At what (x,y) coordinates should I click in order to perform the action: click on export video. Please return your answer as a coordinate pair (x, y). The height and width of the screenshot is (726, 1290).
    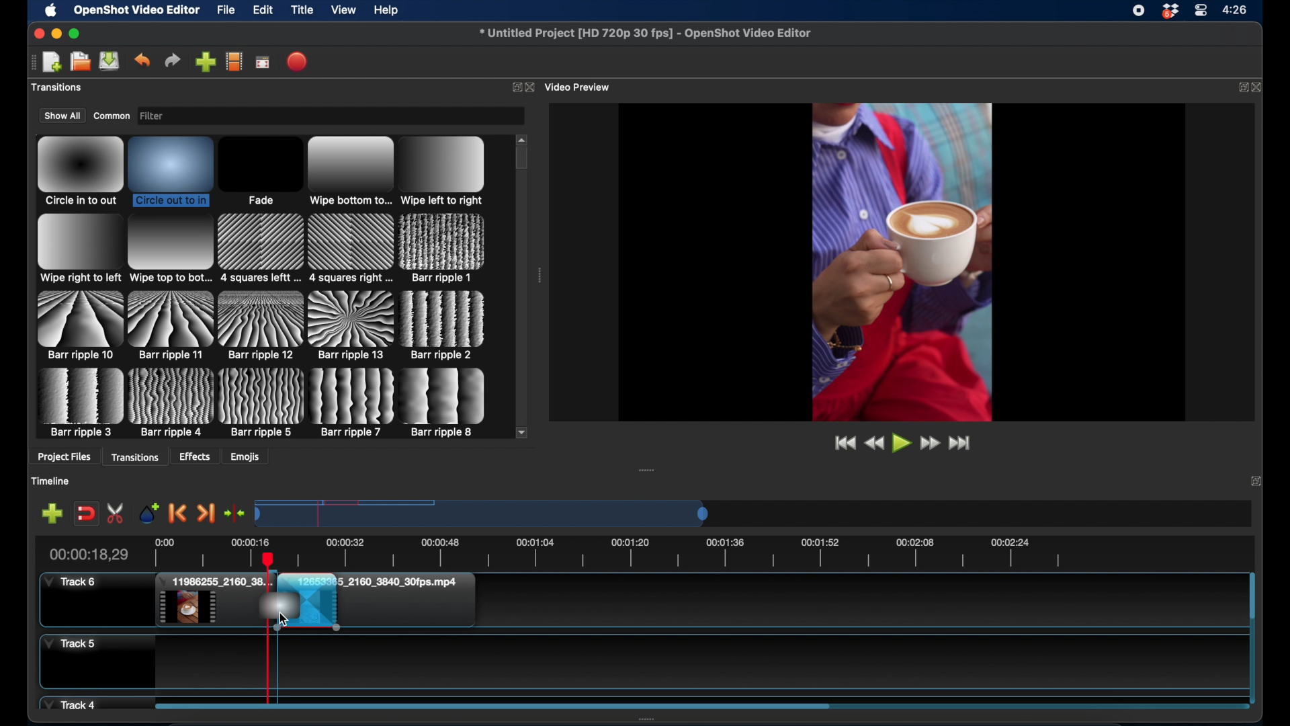
    Looking at the image, I should click on (298, 61).